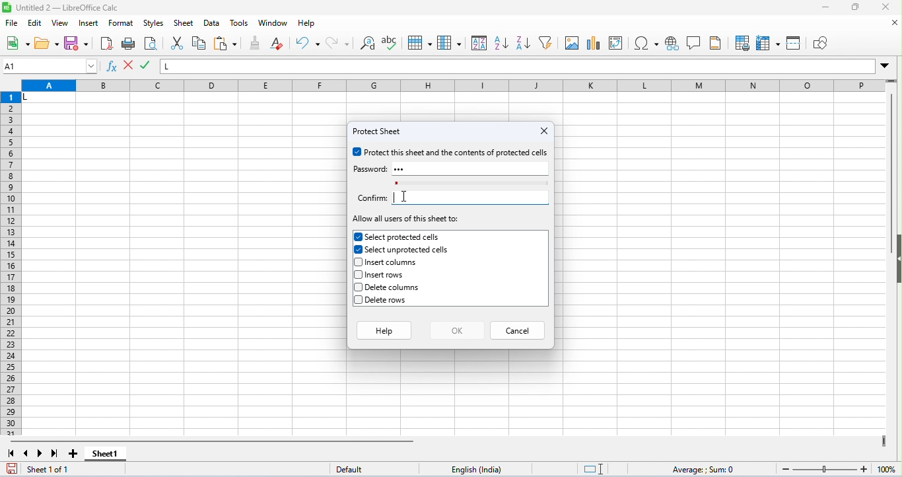 Image resolution: width=902 pixels, height=477 pixels. Describe the element at coordinates (646, 43) in the screenshot. I see `insert special characters` at that location.